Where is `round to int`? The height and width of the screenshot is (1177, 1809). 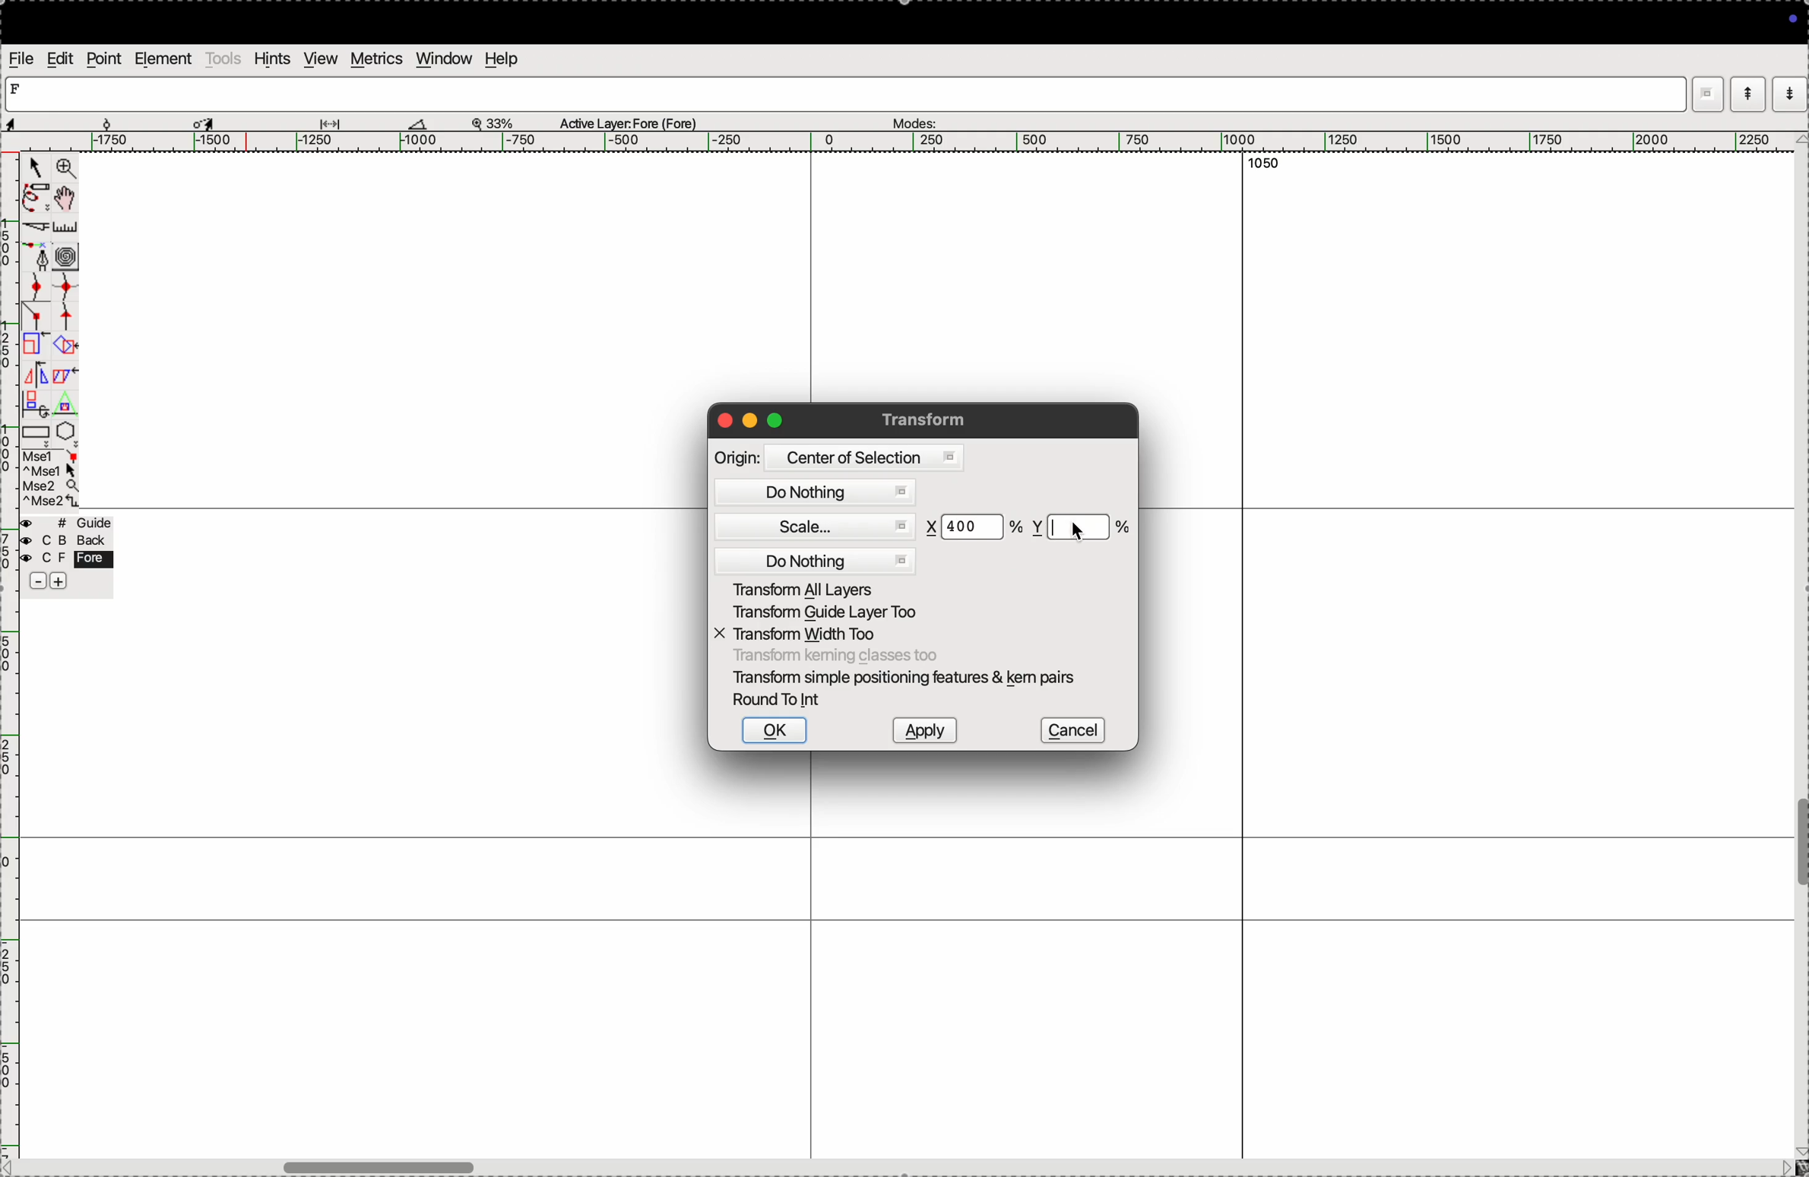
round to int is located at coordinates (781, 701).